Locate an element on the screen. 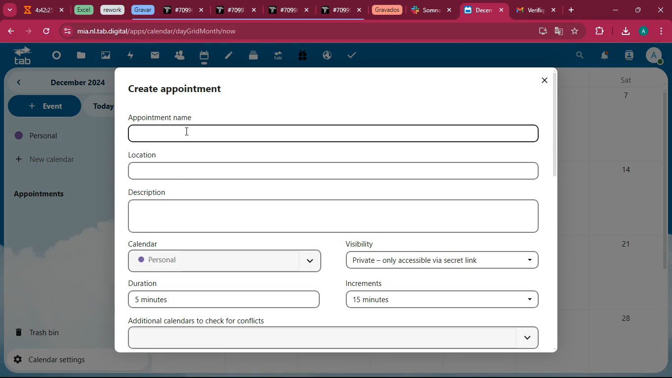 The width and height of the screenshot is (672, 378). desktop is located at coordinates (541, 30).